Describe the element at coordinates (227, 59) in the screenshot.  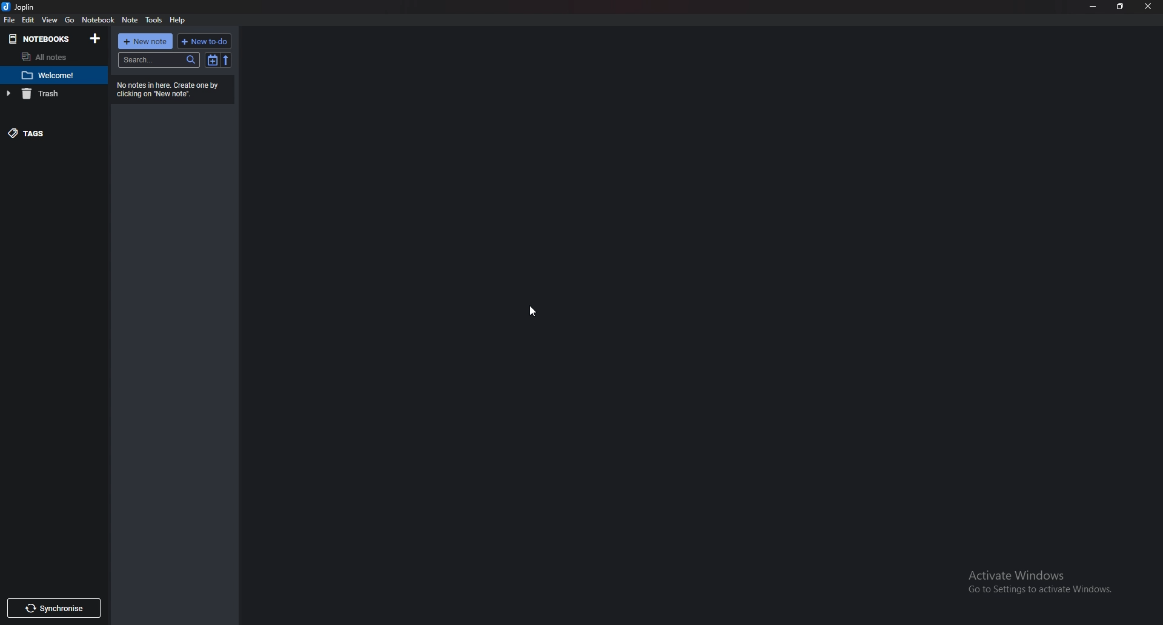
I see `reverse sort order` at that location.